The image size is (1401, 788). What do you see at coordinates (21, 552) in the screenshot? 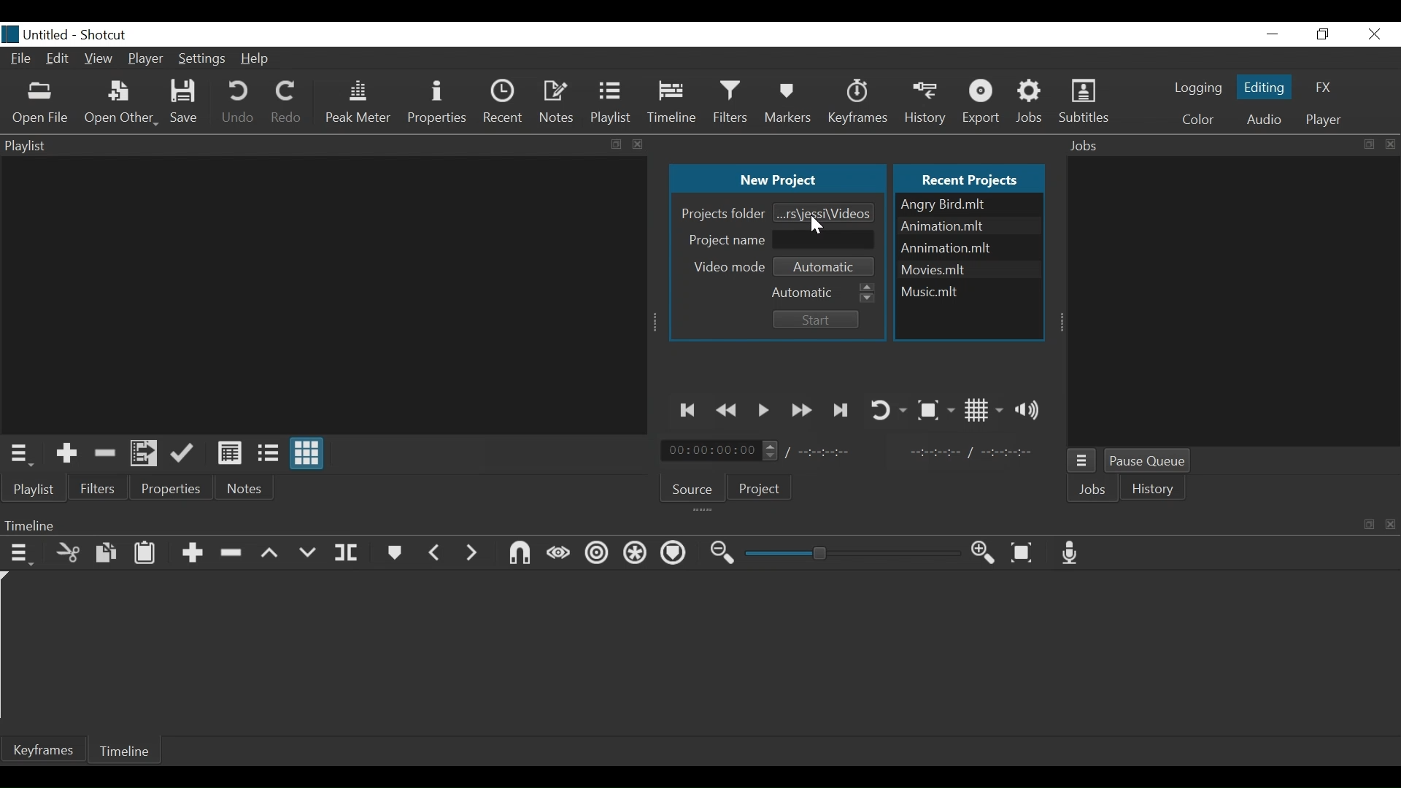
I see `Timeline Menu` at bounding box center [21, 552].